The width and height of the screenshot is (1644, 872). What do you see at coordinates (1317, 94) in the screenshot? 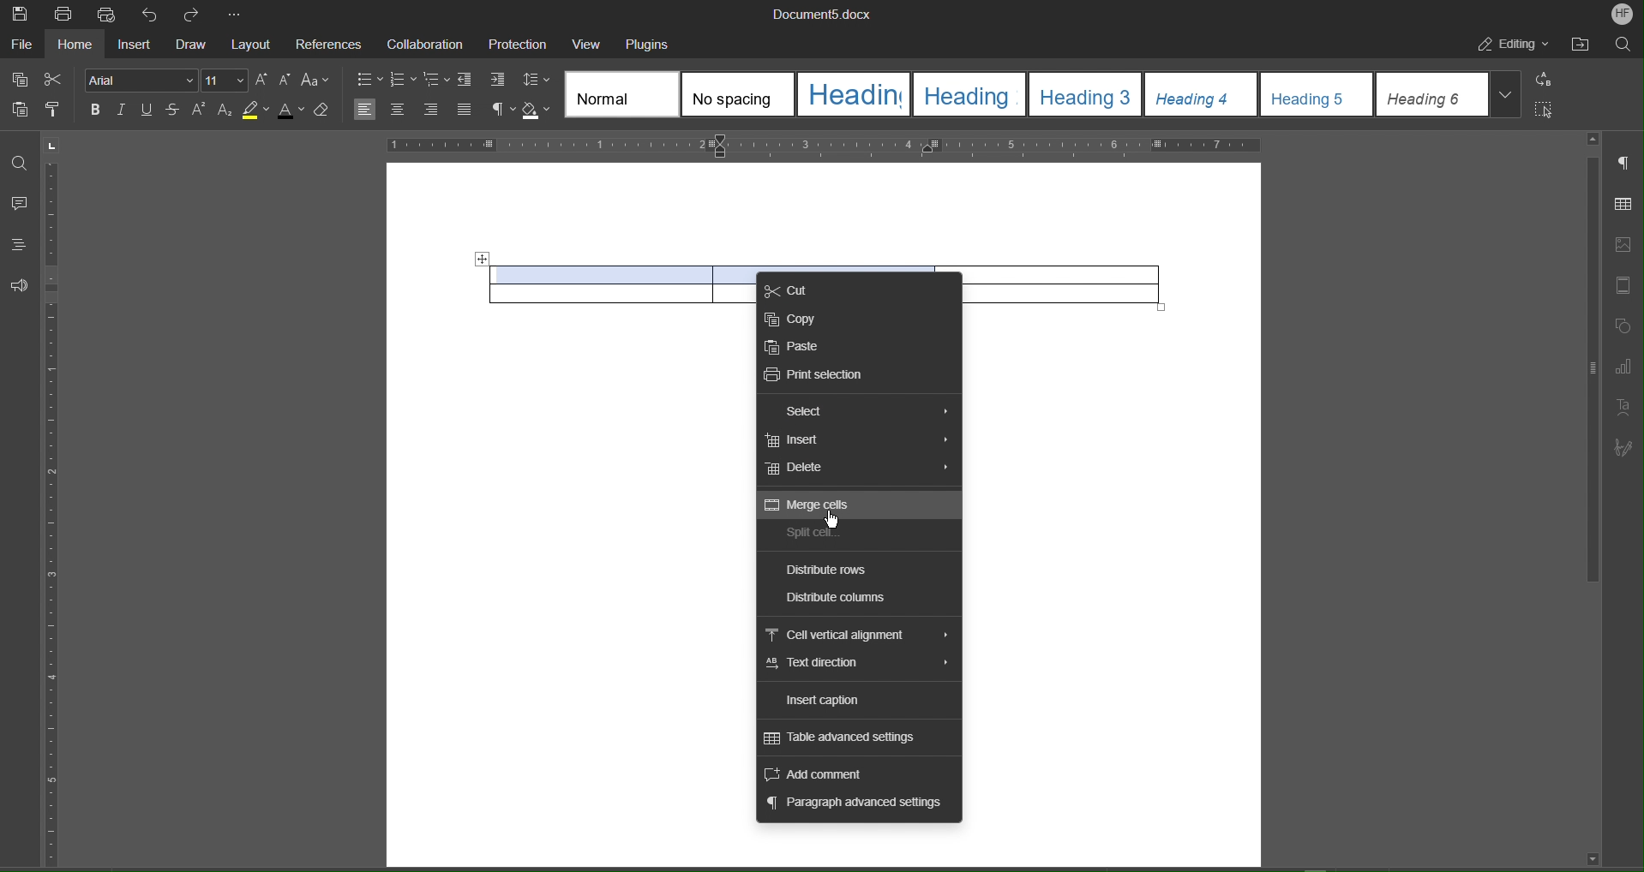
I see `heading 5` at bounding box center [1317, 94].